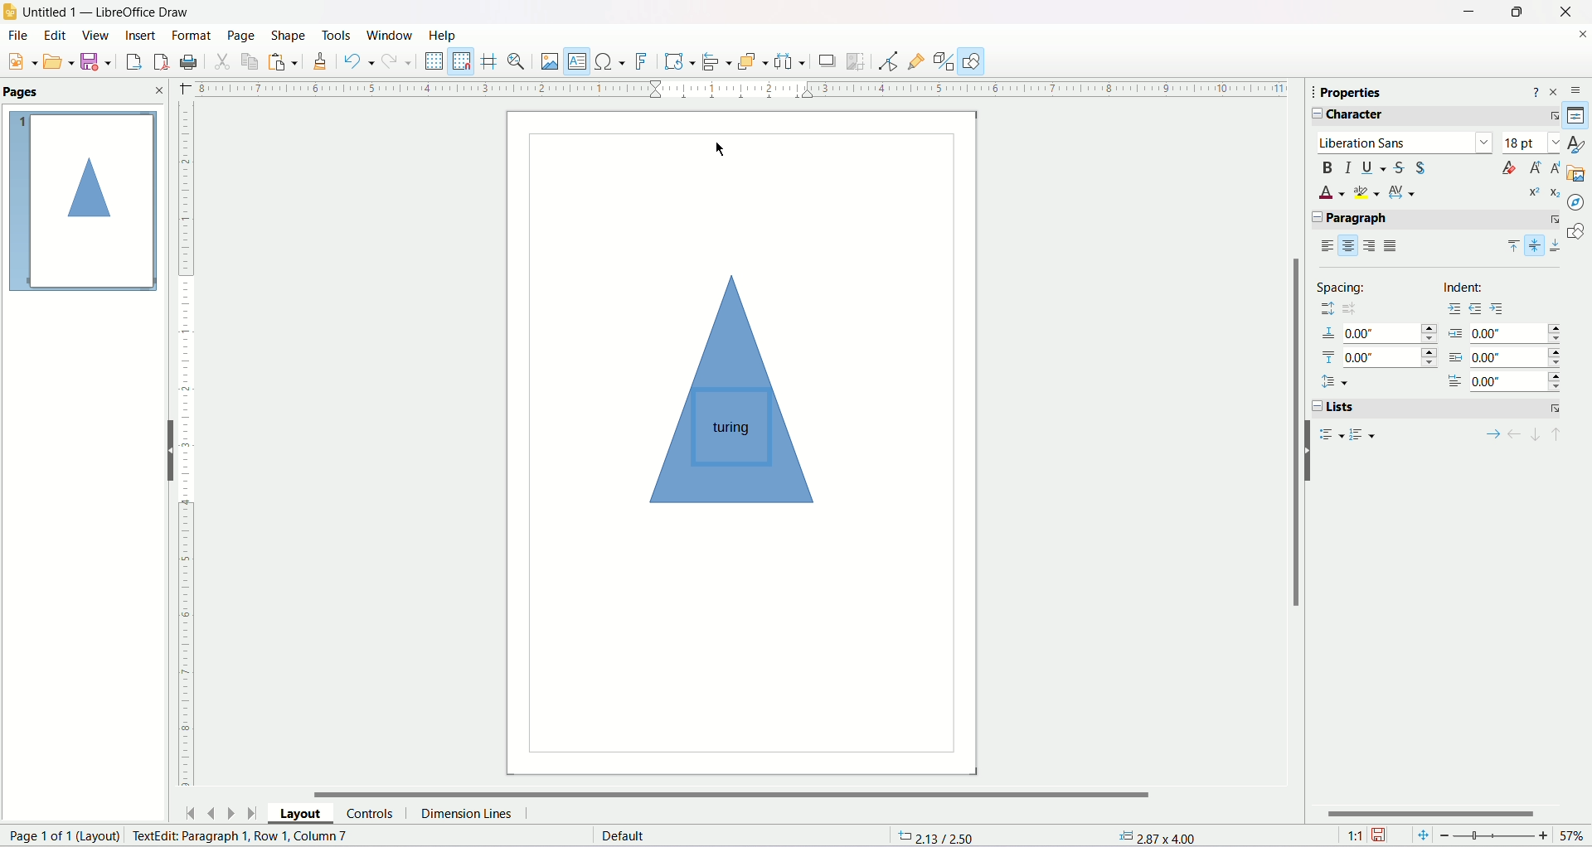  Describe the element at coordinates (716, 60) in the screenshot. I see `Align objects` at that location.